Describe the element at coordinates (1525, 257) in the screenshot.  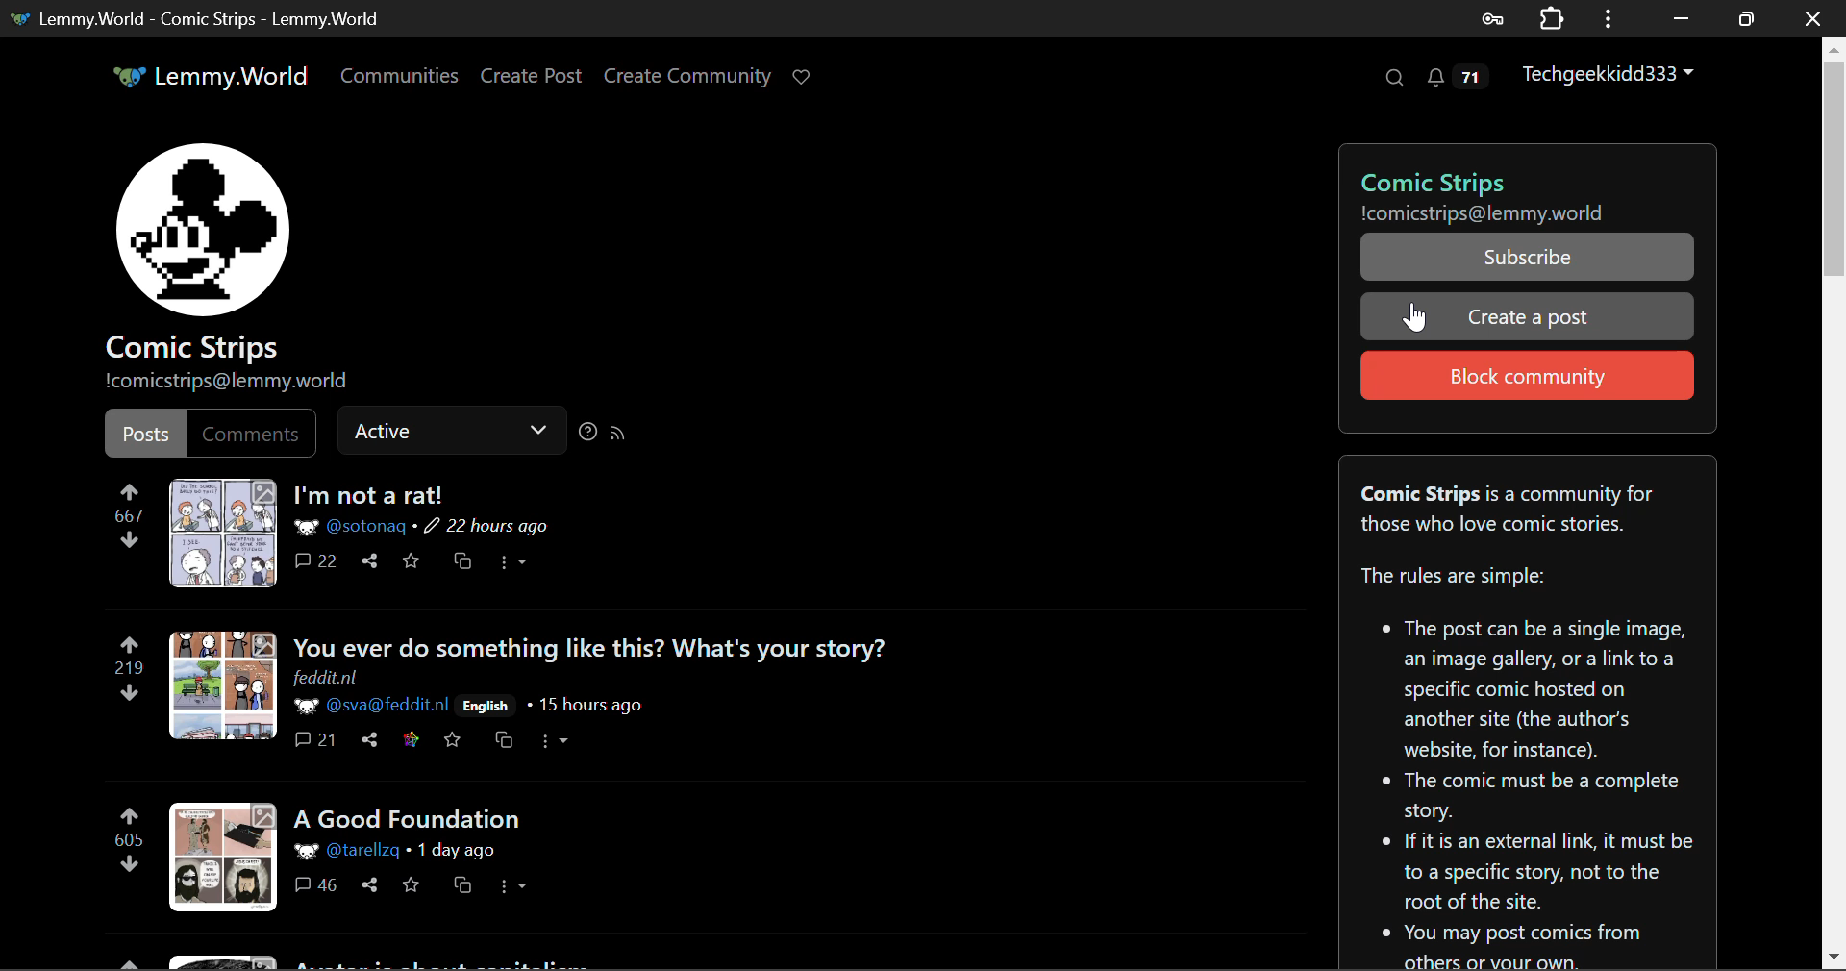
I see `Subscribe` at that location.